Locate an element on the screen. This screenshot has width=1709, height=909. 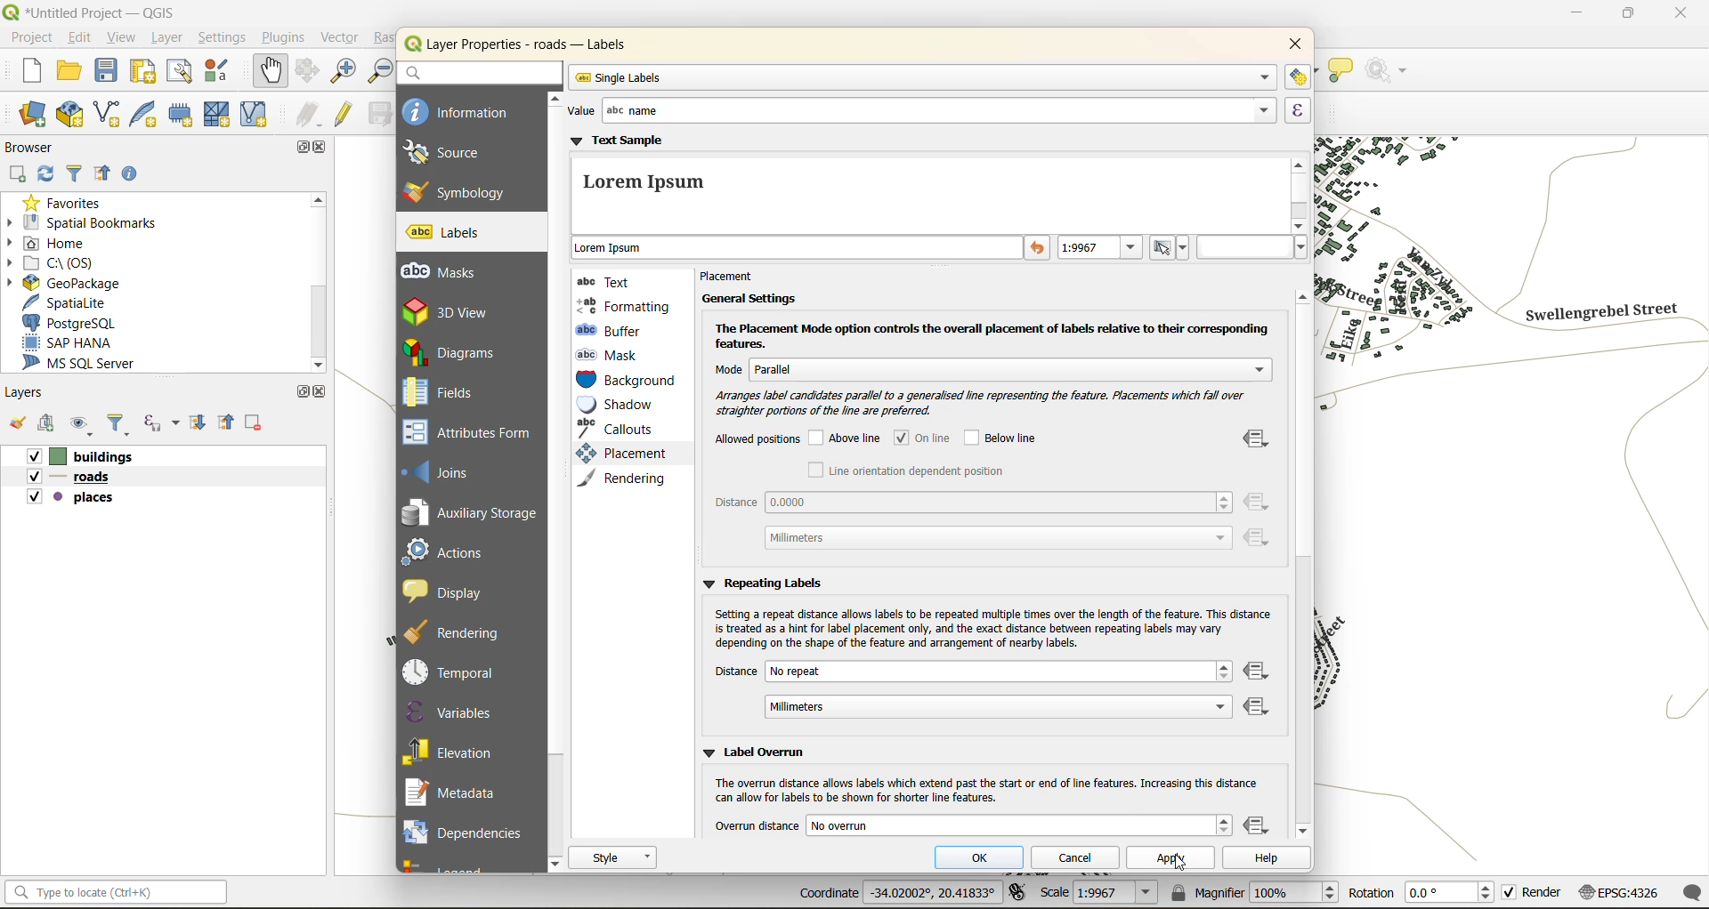
vector is located at coordinates (344, 38).